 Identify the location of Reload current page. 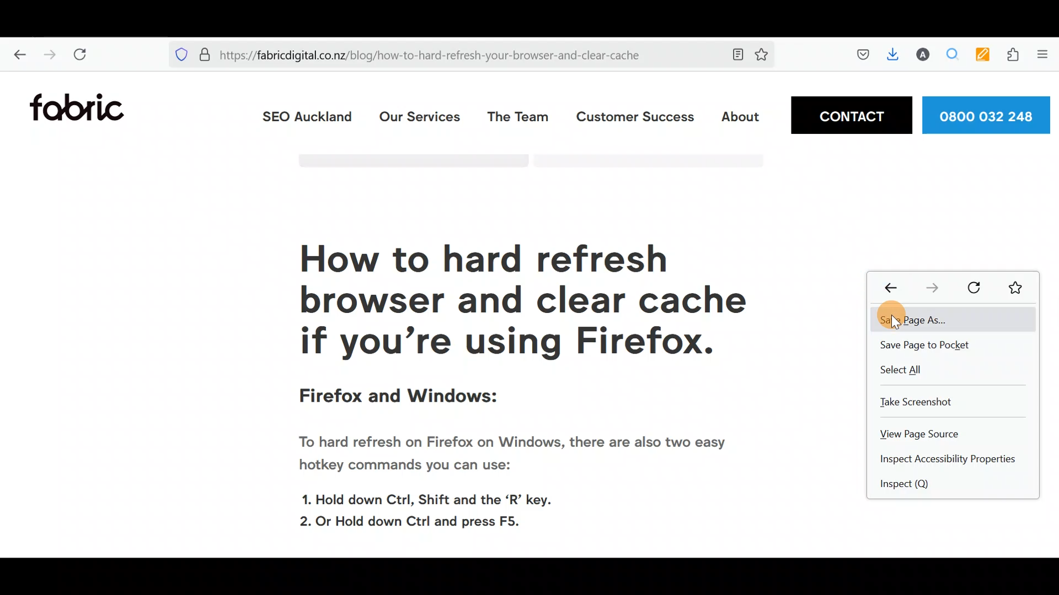
(974, 288).